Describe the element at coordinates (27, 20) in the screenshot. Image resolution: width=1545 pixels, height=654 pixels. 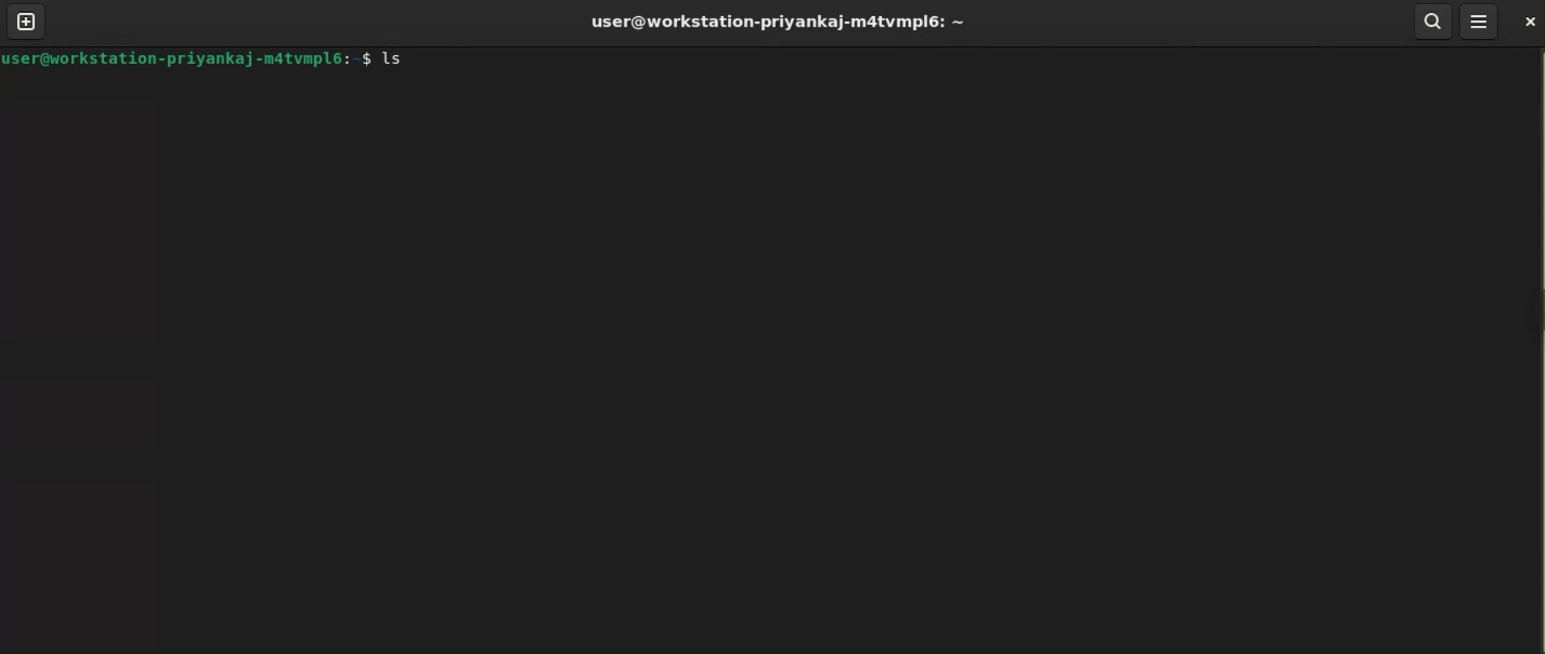
I see `new tab` at that location.